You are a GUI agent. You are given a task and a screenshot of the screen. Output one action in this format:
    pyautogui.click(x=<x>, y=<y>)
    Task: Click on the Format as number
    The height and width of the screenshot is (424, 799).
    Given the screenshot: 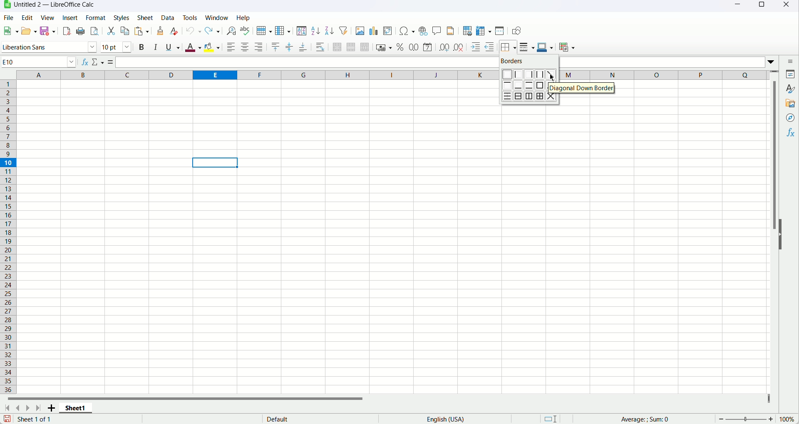 What is the action you would take?
    pyautogui.click(x=414, y=46)
    